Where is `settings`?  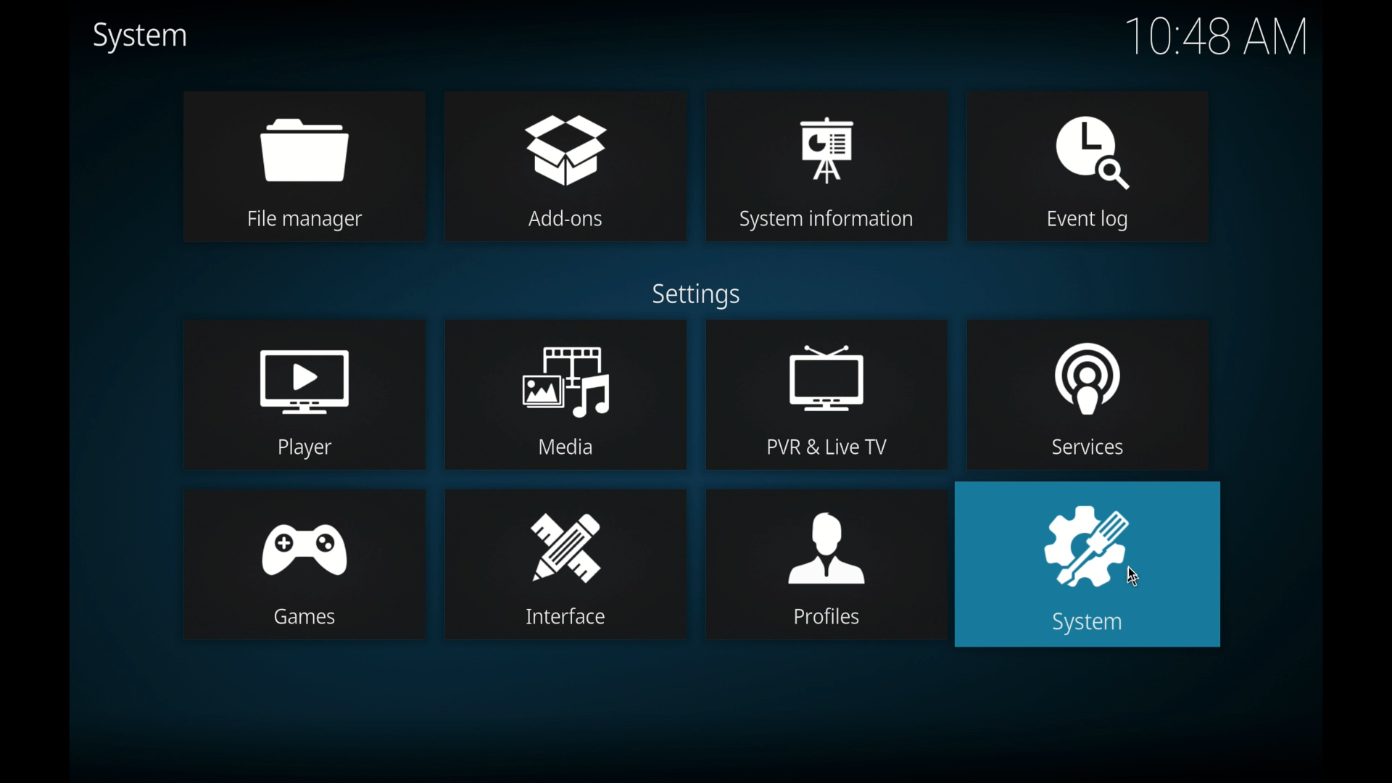
settings is located at coordinates (695, 296).